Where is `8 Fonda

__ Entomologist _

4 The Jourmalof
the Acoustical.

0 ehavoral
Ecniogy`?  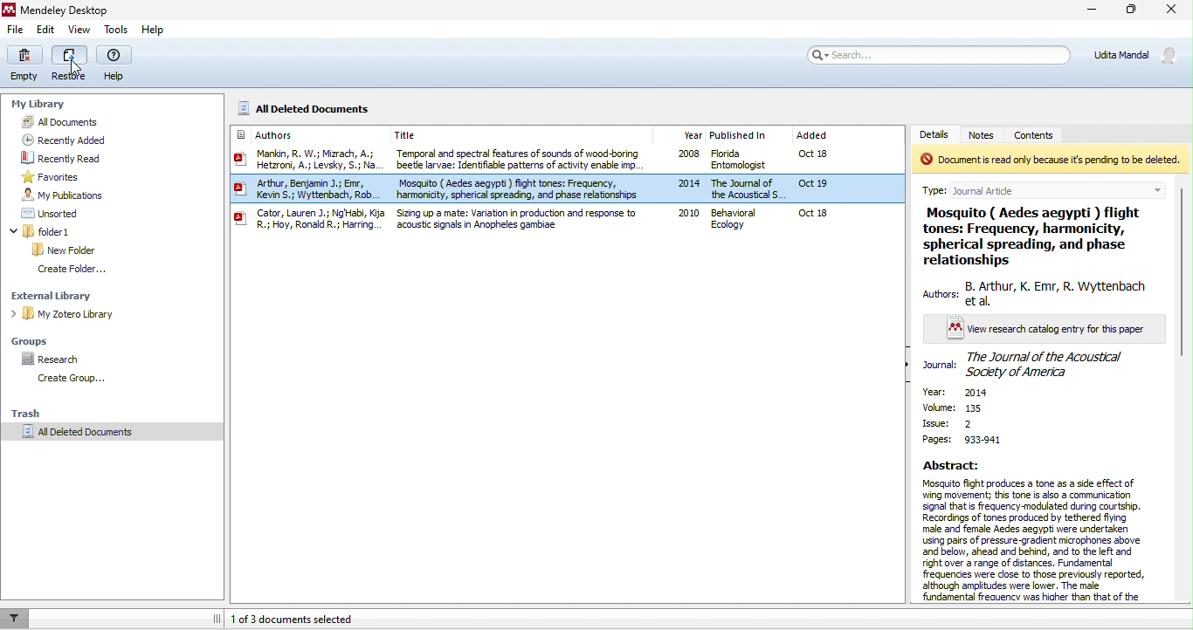 8 Fonda

__ Entomologist _

4 The Jourmalof
the Acoustical.

0 ehavoral
Ecniogy is located at coordinates (747, 190).